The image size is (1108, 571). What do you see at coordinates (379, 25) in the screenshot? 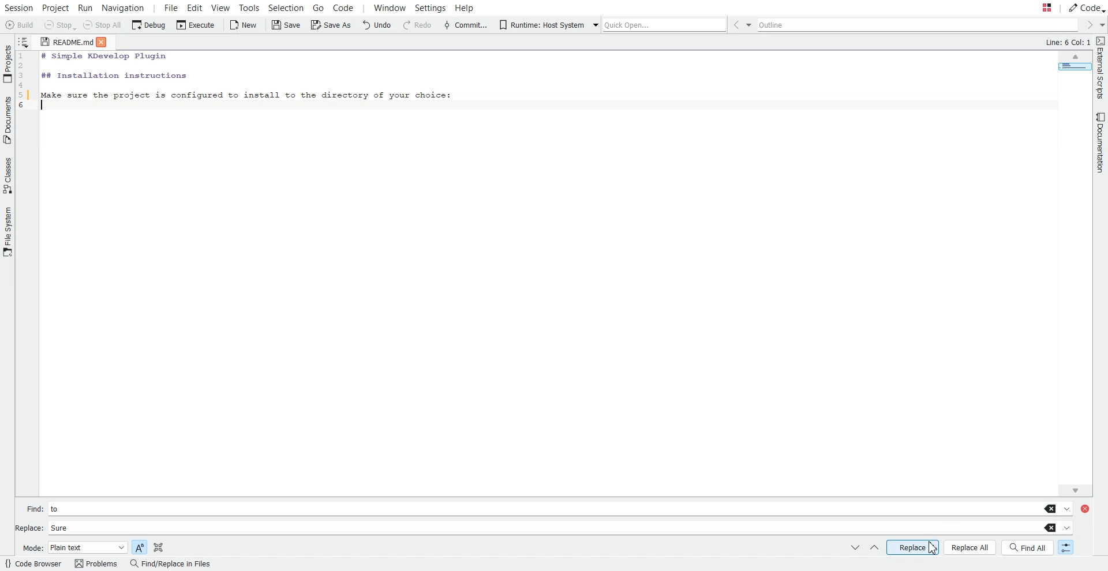
I see `Undo` at bounding box center [379, 25].